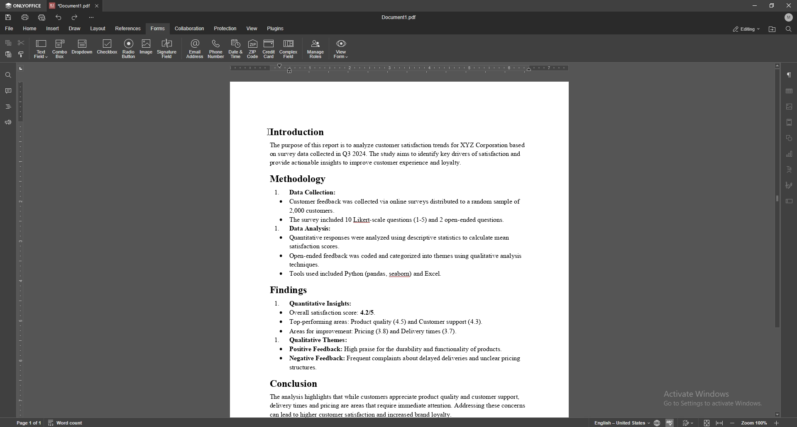 This screenshot has height=427, width=797. I want to click on home, so click(29, 29).